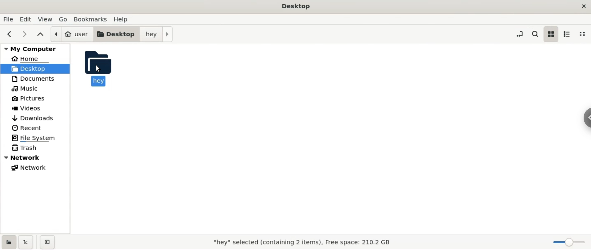 The width and height of the screenshot is (591, 250). I want to click on user, so click(69, 34).